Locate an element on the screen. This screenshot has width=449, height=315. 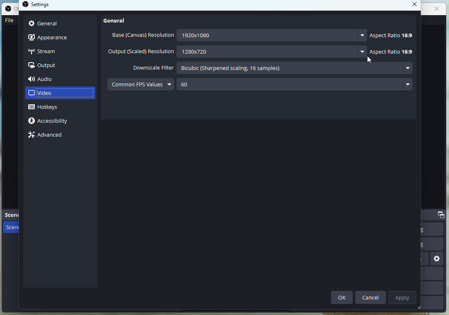
60 is located at coordinates (204, 84).